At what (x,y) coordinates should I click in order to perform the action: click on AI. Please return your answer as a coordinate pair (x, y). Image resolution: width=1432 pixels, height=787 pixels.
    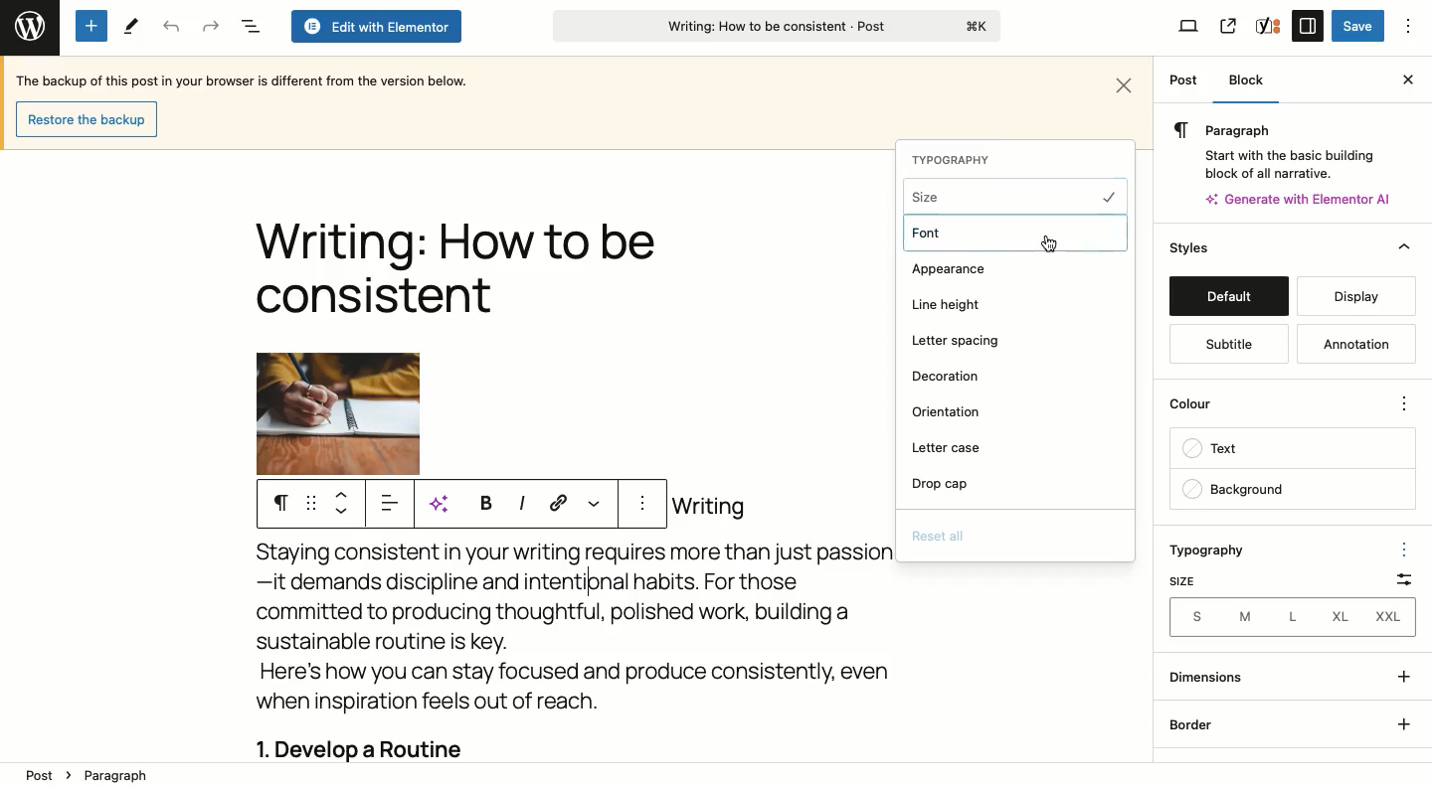
    Looking at the image, I should click on (446, 504).